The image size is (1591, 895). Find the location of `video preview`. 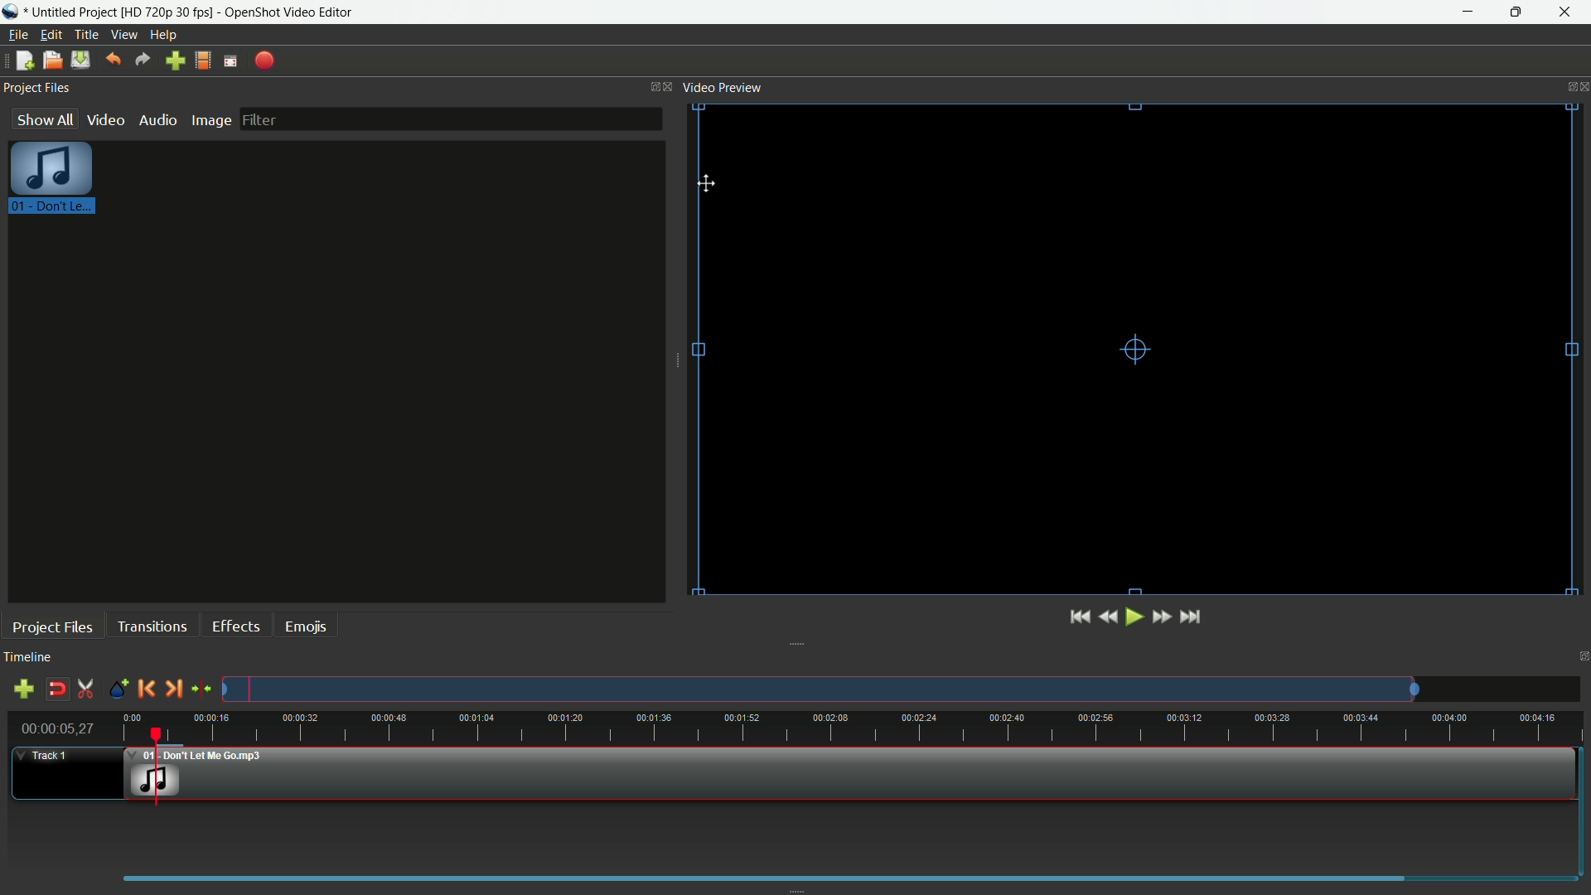

video preview is located at coordinates (1123, 351).